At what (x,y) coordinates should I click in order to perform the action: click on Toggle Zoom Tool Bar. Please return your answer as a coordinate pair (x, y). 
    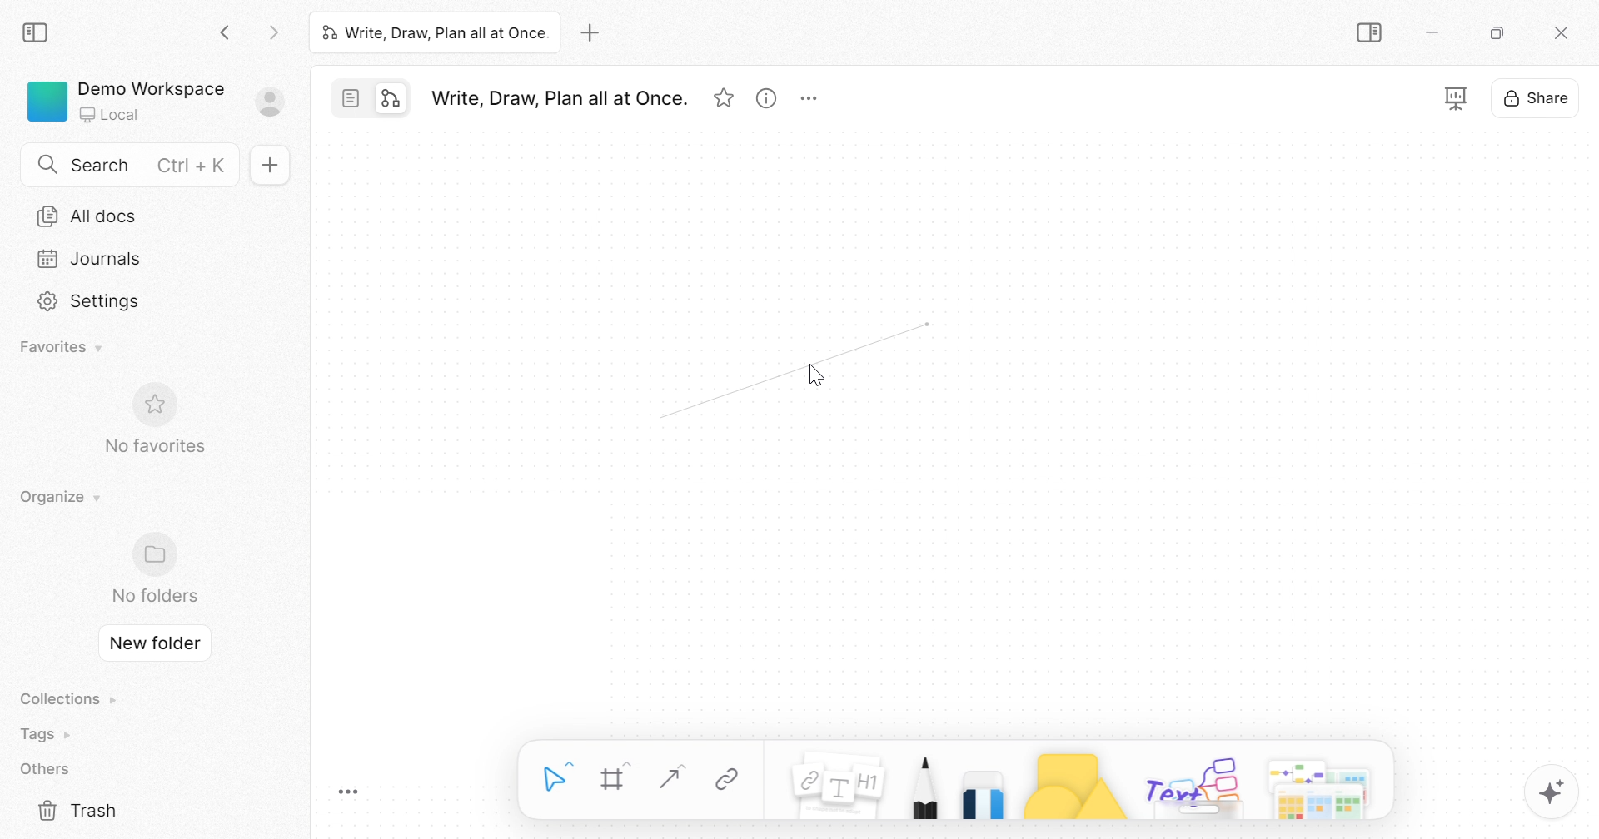
    Looking at the image, I should click on (349, 793).